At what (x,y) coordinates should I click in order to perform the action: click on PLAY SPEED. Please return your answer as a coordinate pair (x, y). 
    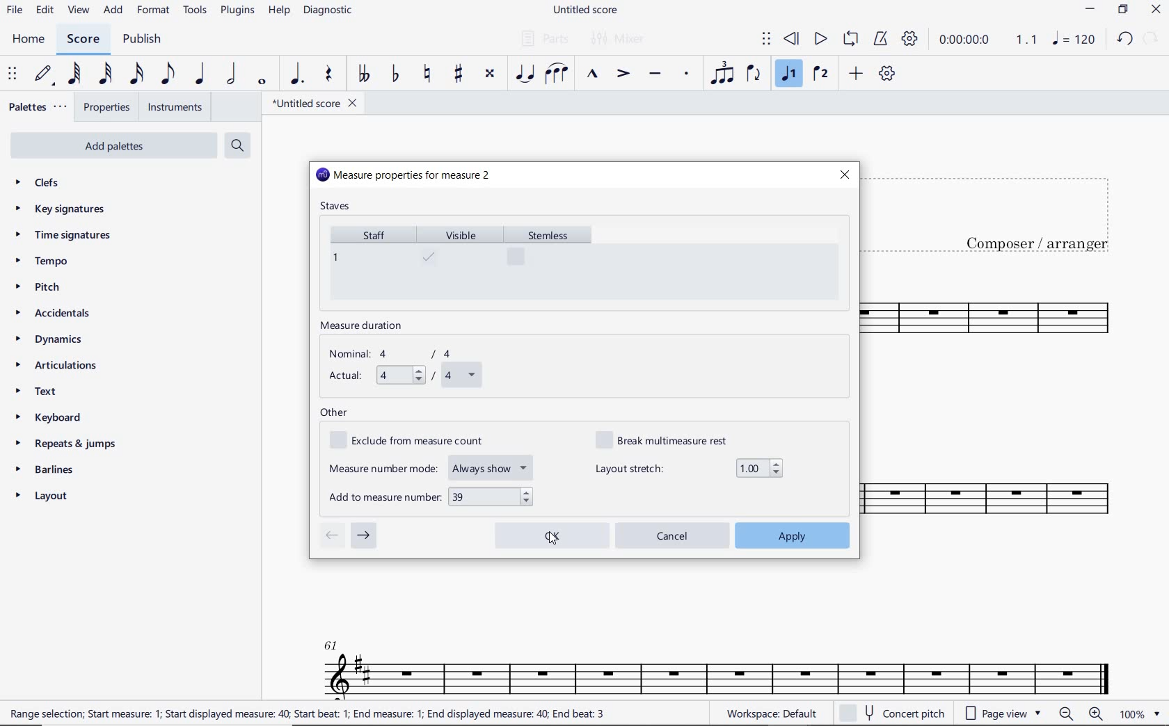
    Looking at the image, I should click on (988, 41).